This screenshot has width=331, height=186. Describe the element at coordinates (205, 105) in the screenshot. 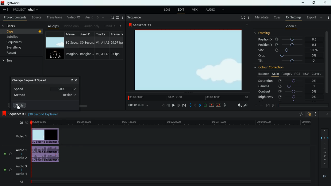

I see `charge` at that location.